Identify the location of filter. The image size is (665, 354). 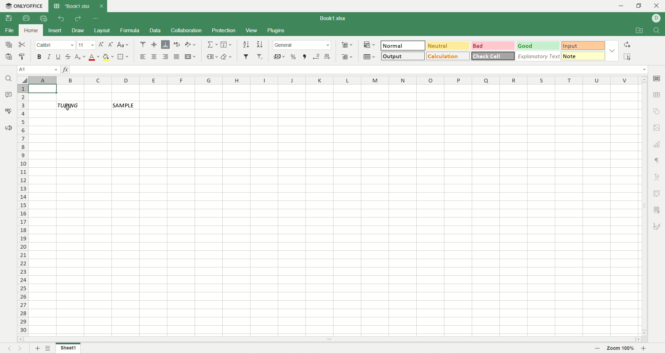
(247, 56).